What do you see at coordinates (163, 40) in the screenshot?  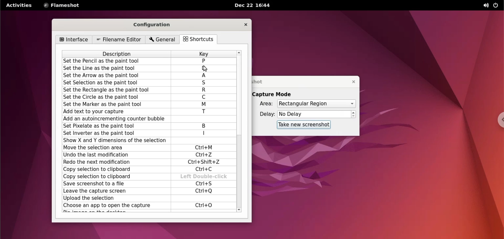 I see `general` at bounding box center [163, 40].